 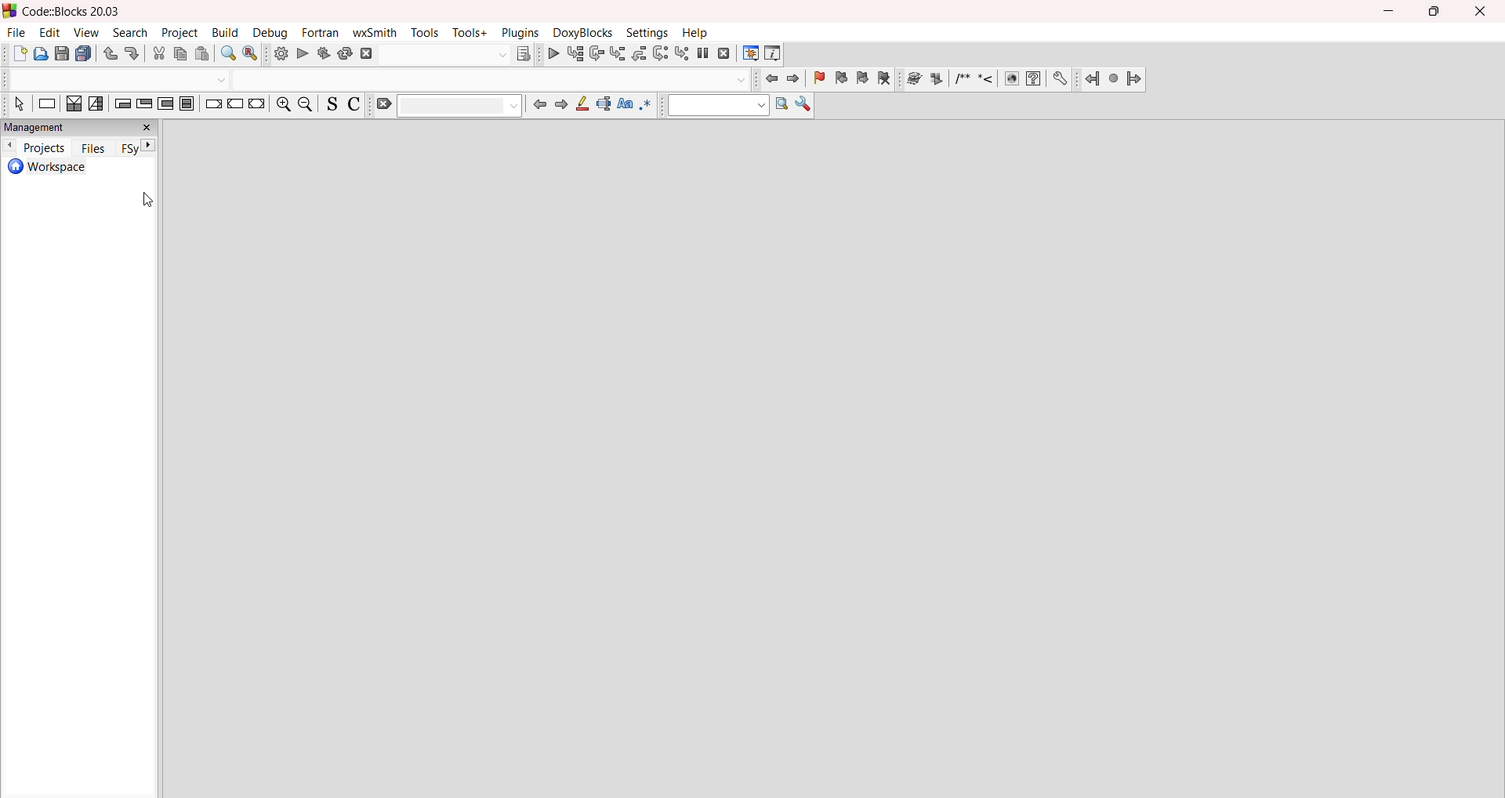 I want to click on run, so click(x=302, y=55).